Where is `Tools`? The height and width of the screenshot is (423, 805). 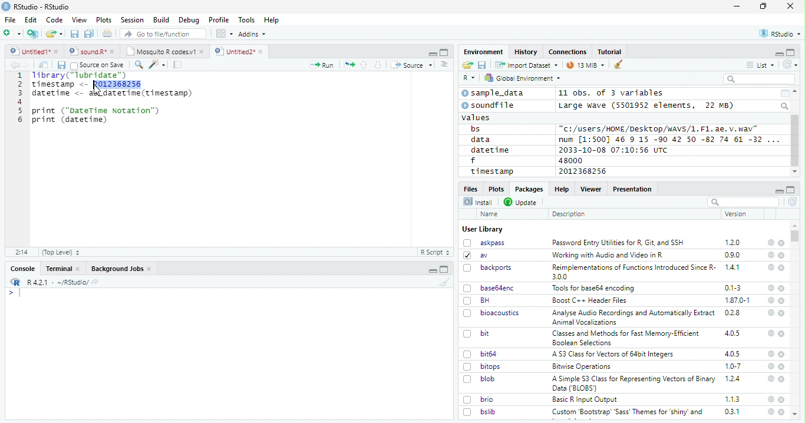
Tools is located at coordinates (246, 20).